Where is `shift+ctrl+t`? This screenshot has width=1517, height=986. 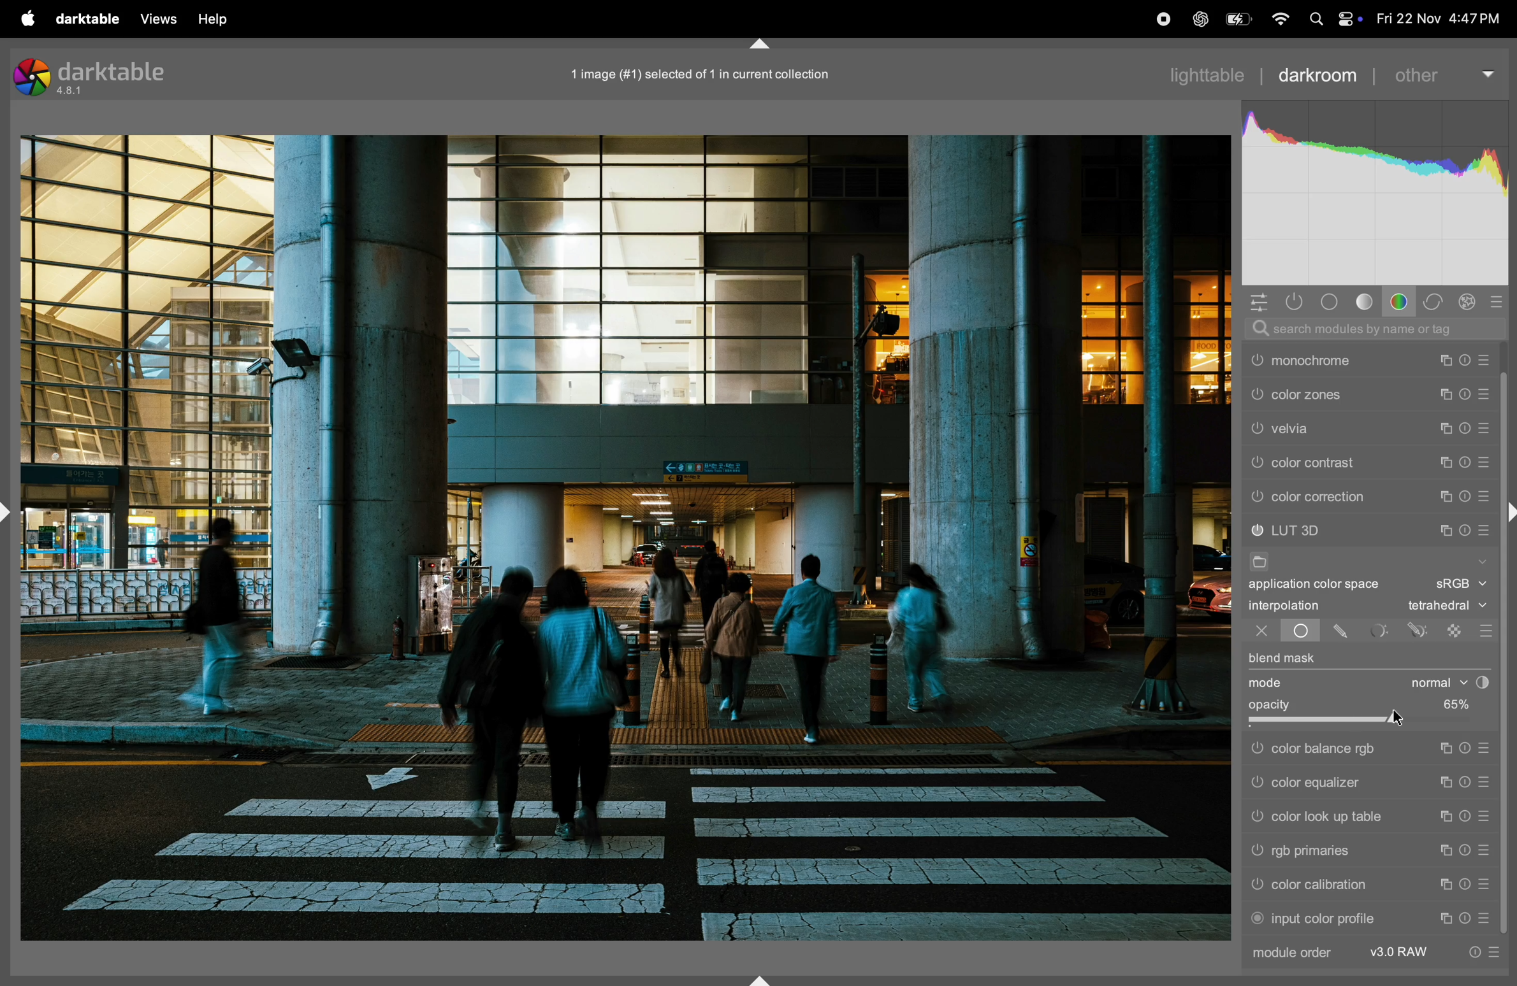 shift+ctrl+t is located at coordinates (758, 43).